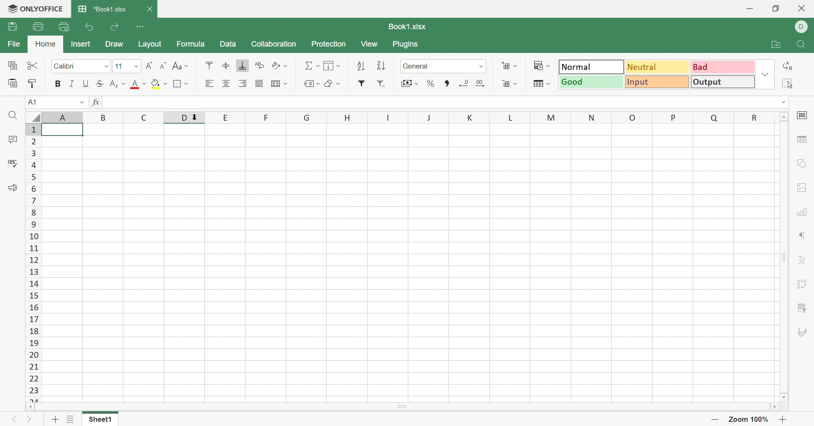  I want to click on Drop Down, so click(287, 67).